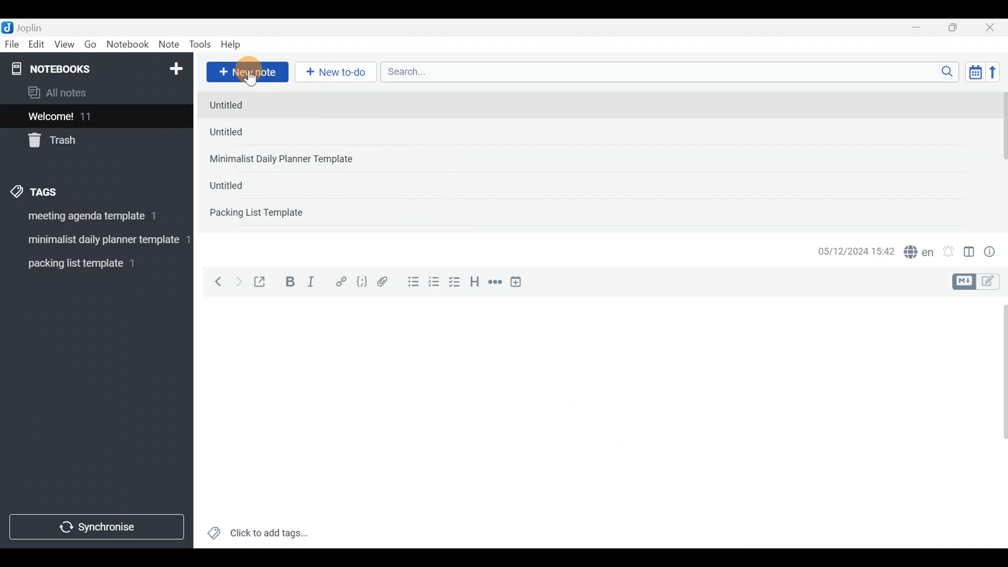 This screenshot has height=567, width=1008. What do you see at coordinates (36, 26) in the screenshot?
I see `Joplin` at bounding box center [36, 26].